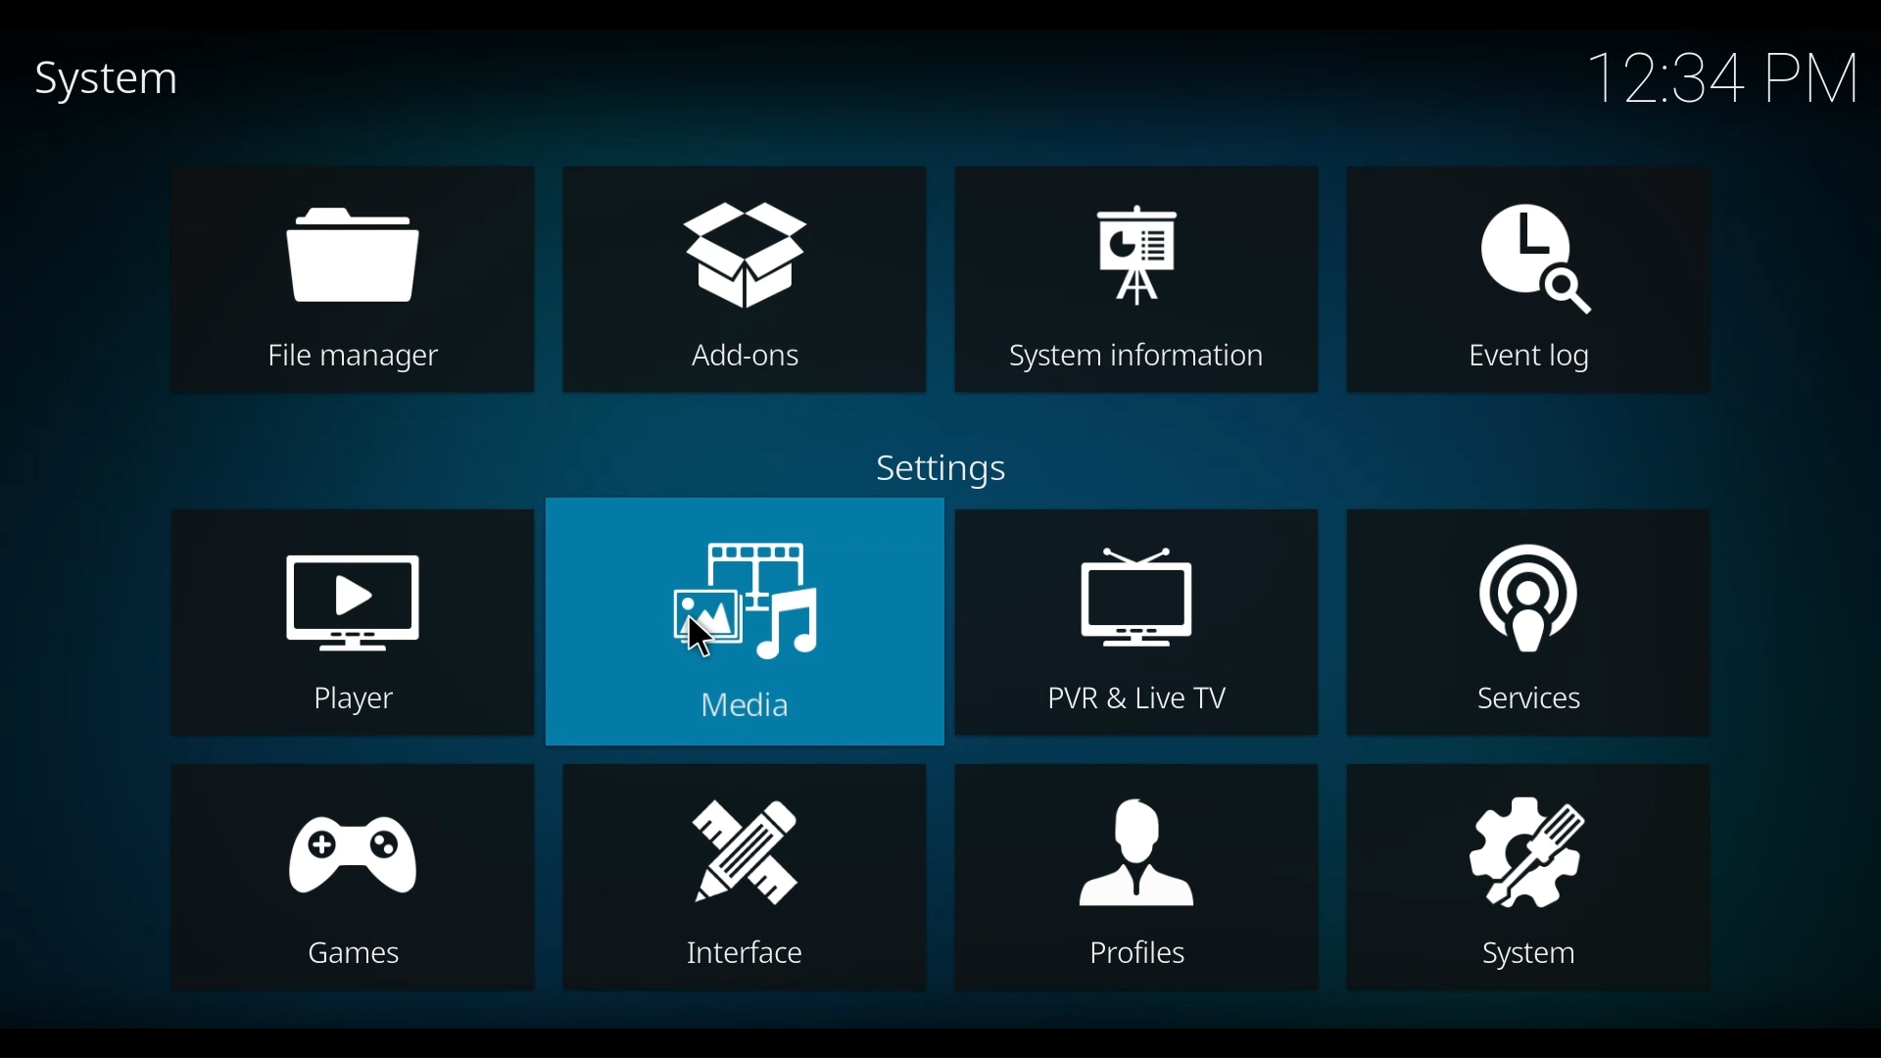 The image size is (1881, 1058). Describe the element at coordinates (356, 623) in the screenshot. I see `player` at that location.